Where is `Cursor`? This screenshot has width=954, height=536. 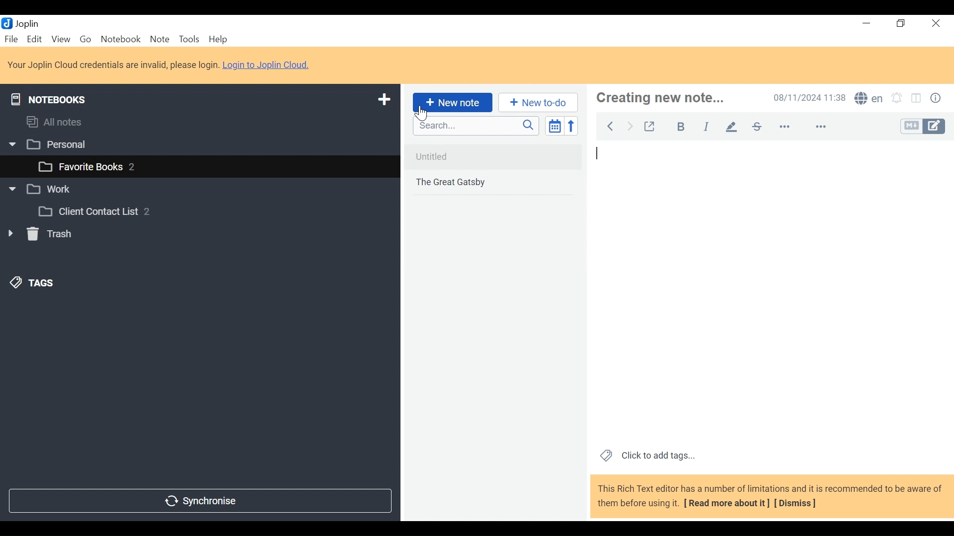 Cursor is located at coordinates (418, 113).